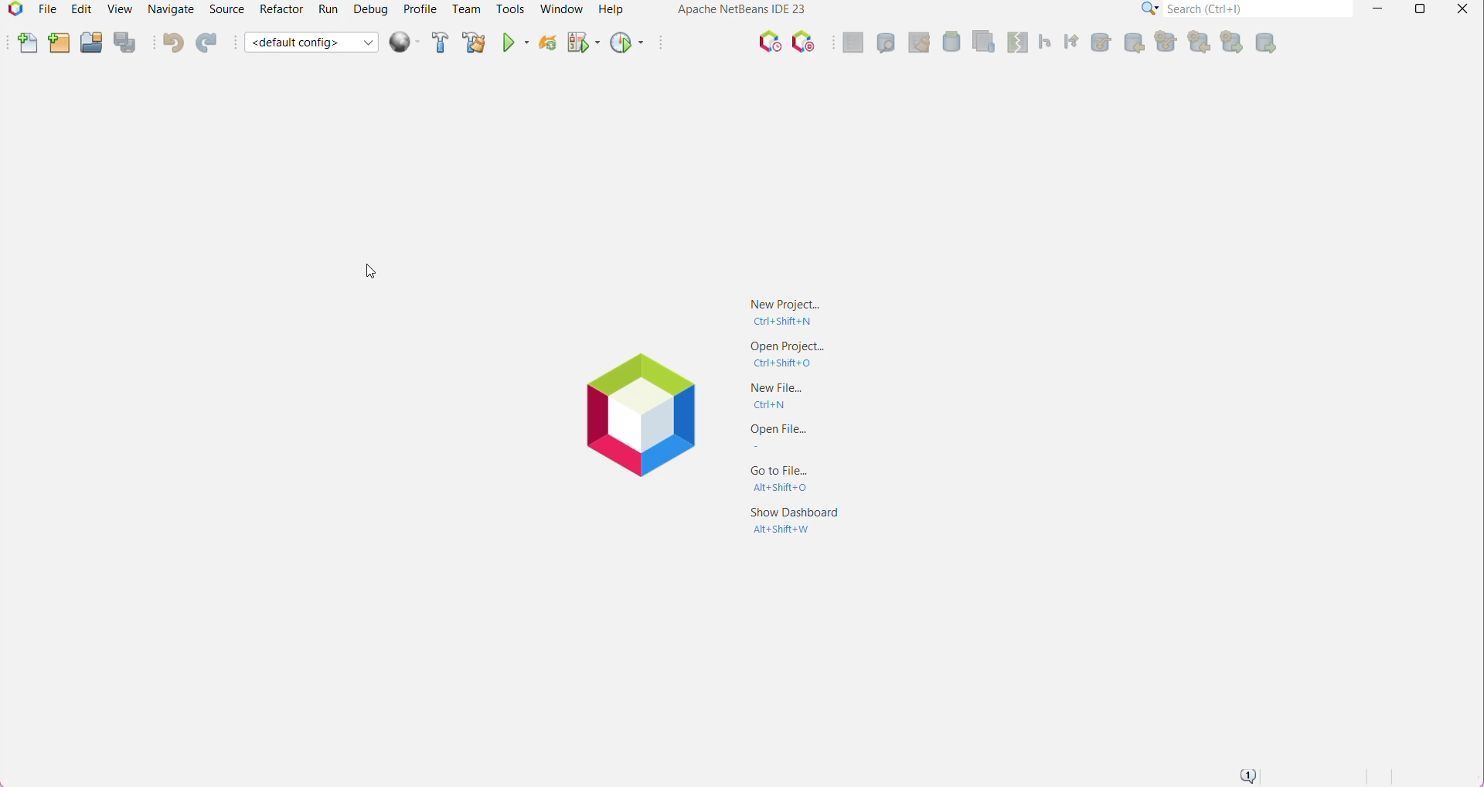 The height and width of the screenshot is (787, 1484). Describe the element at coordinates (1197, 43) in the screenshot. I see `Fetch` at that location.